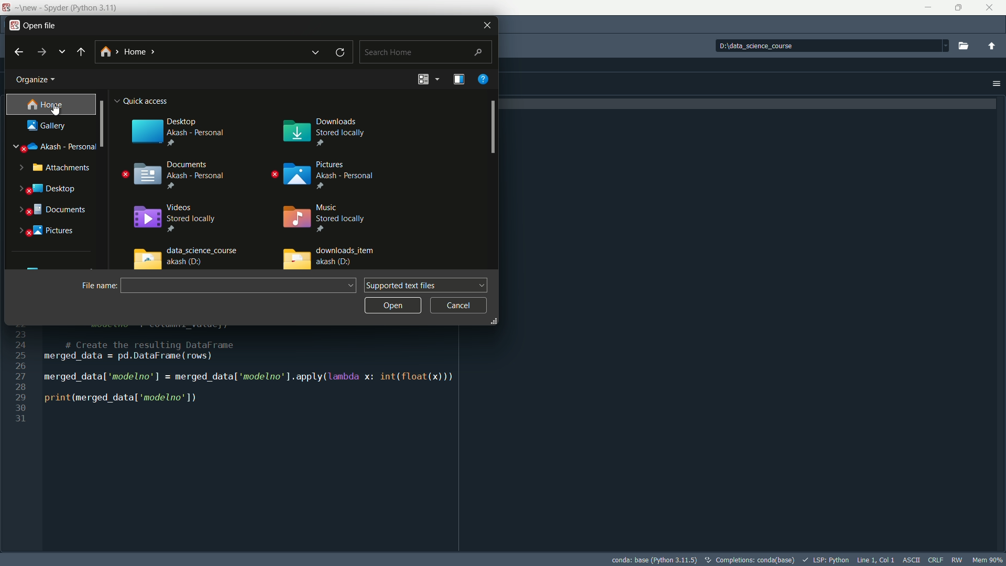 This screenshot has height=566, width=1006. What do you see at coordinates (56, 109) in the screenshot?
I see `cursor` at bounding box center [56, 109].